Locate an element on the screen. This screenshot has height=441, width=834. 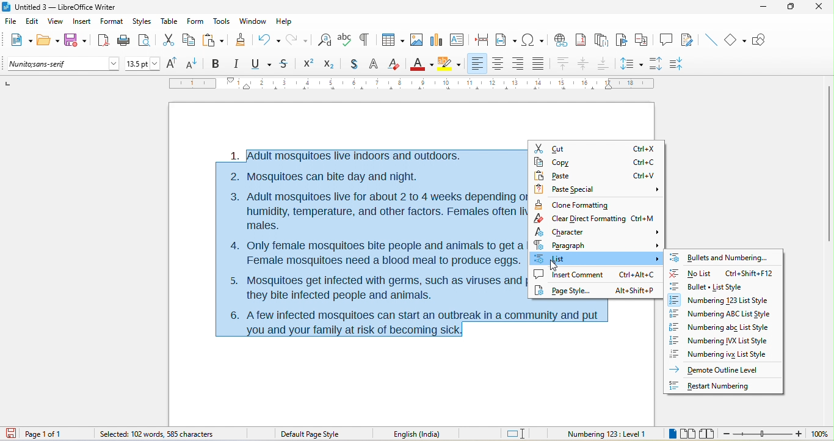
format is located at coordinates (111, 22).